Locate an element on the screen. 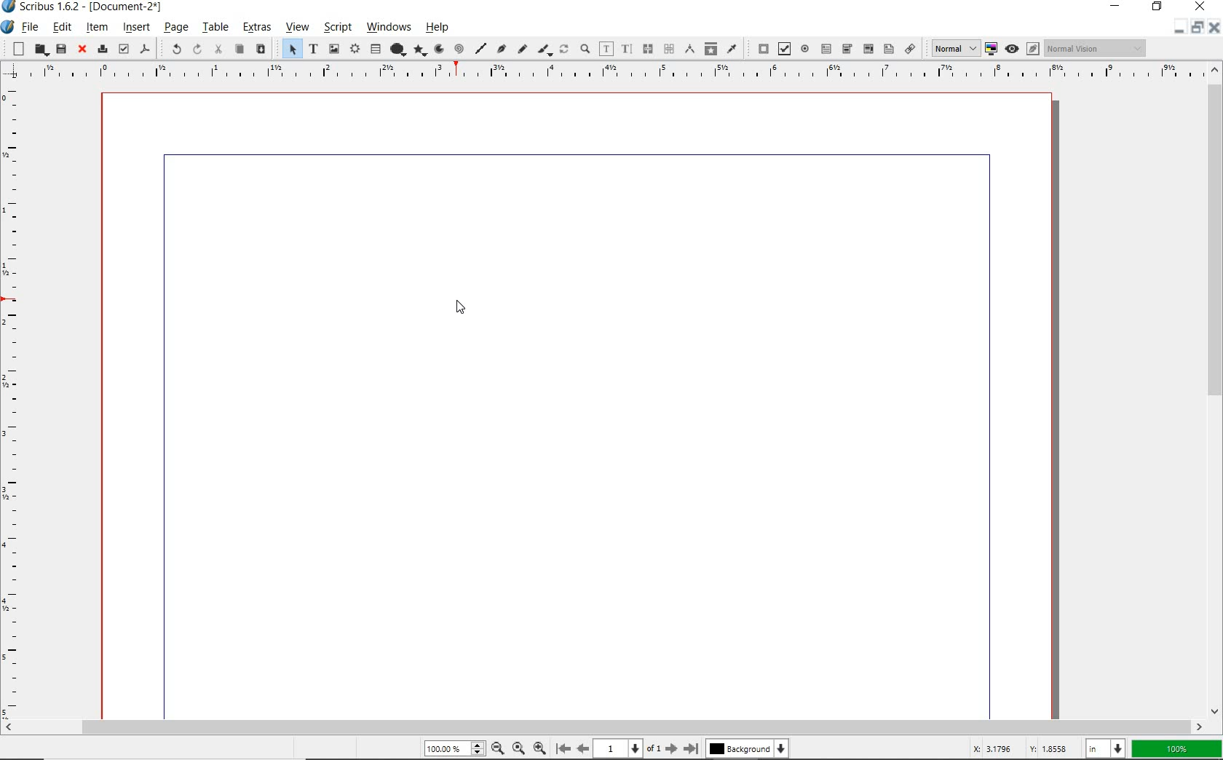 The height and width of the screenshot is (760, 1223). close document is located at coordinates (1213, 27).